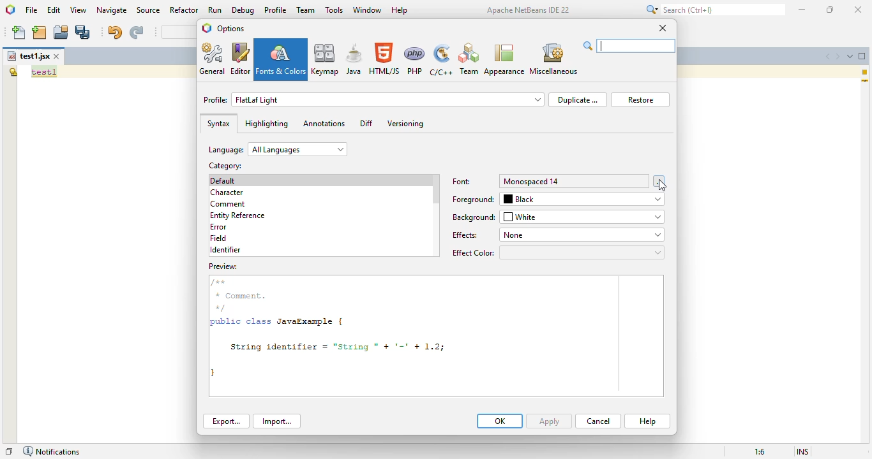 This screenshot has width=872, height=459. I want to click on search, so click(629, 46).